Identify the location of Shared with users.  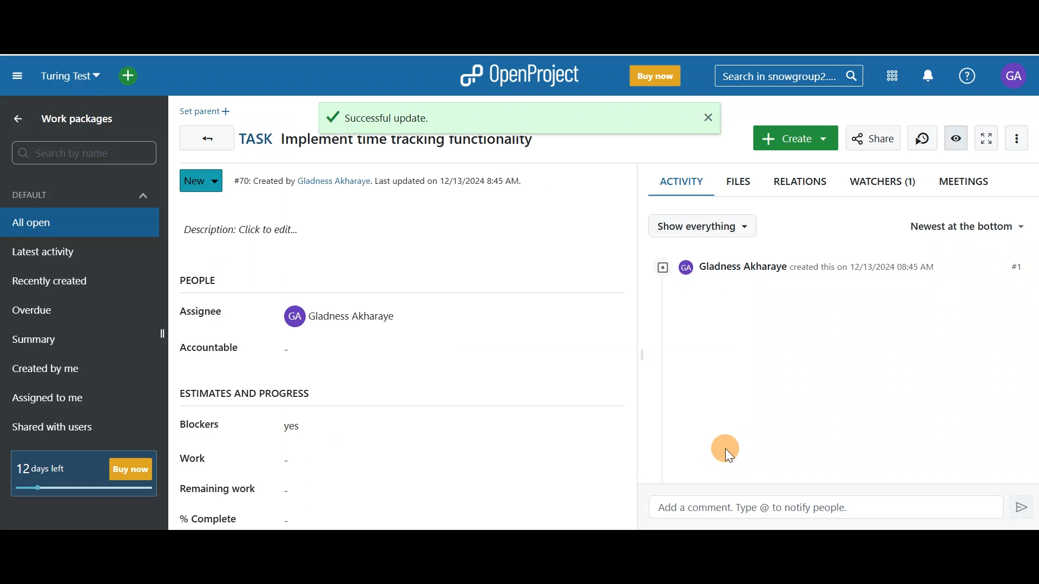
(61, 428).